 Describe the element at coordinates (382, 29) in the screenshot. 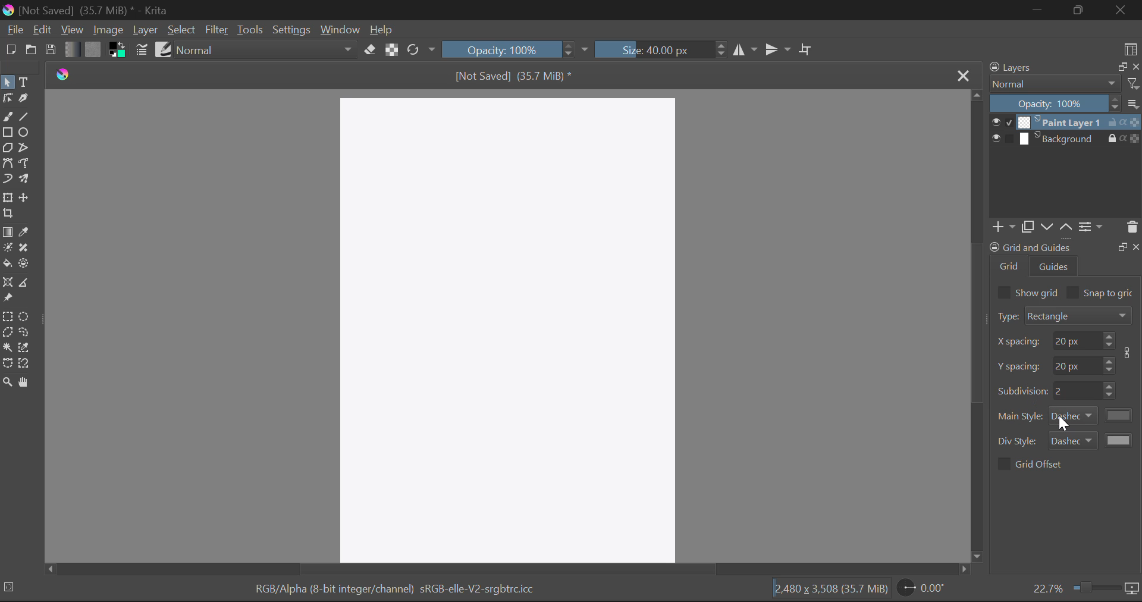

I see `Help` at that location.